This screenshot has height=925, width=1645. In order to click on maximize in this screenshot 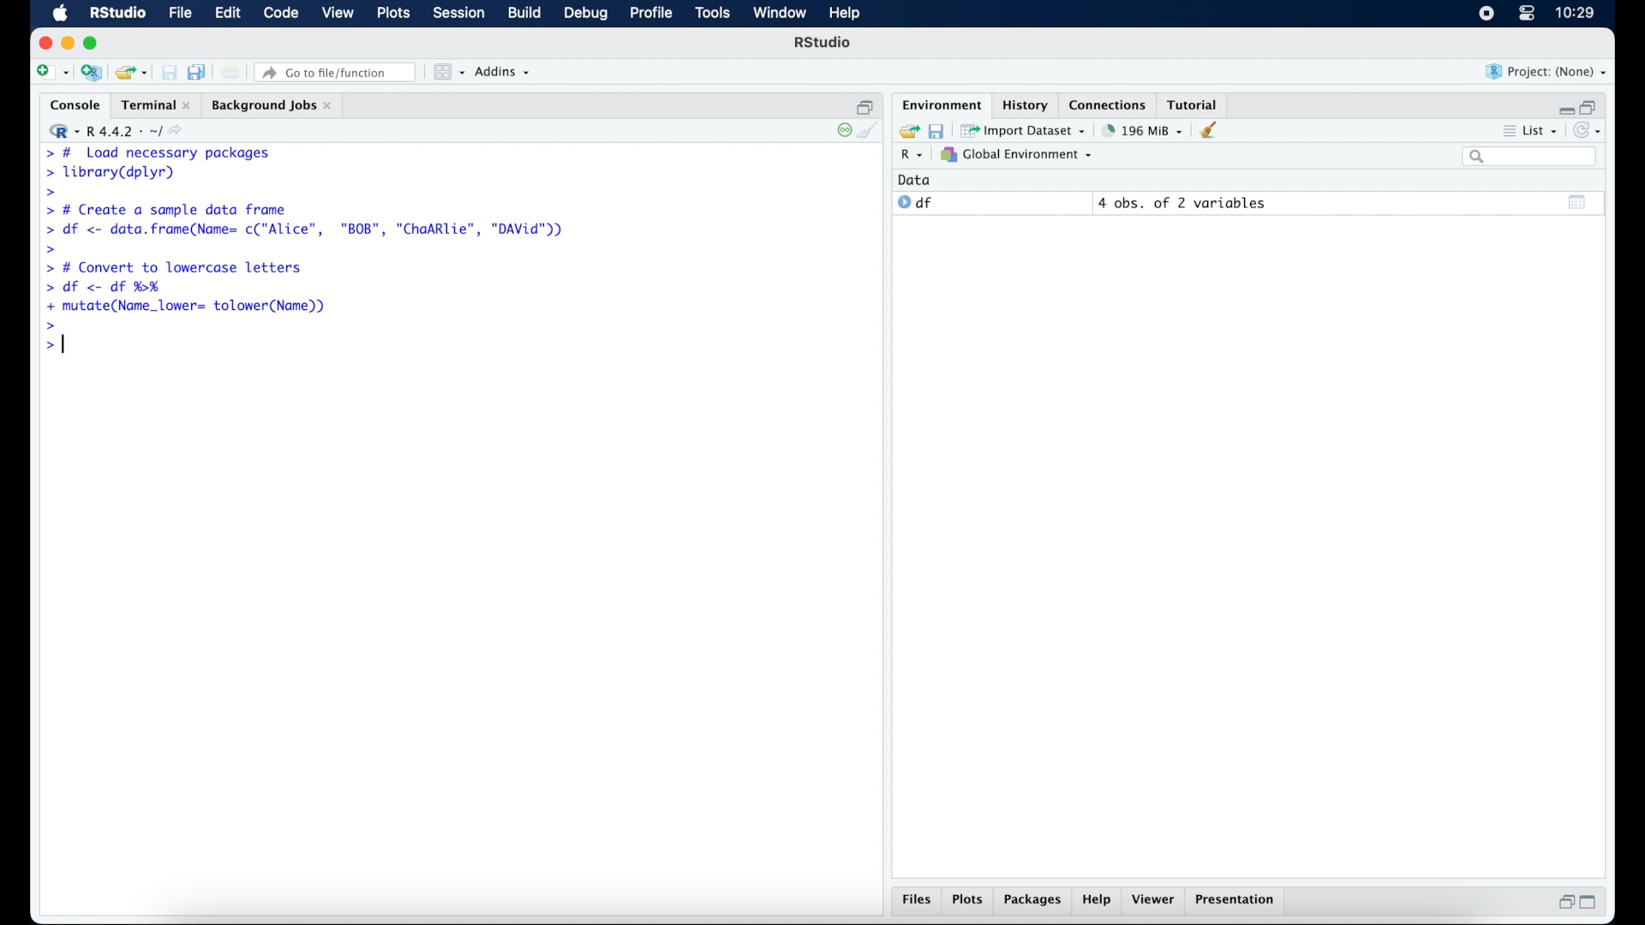, I will do `click(1594, 903)`.